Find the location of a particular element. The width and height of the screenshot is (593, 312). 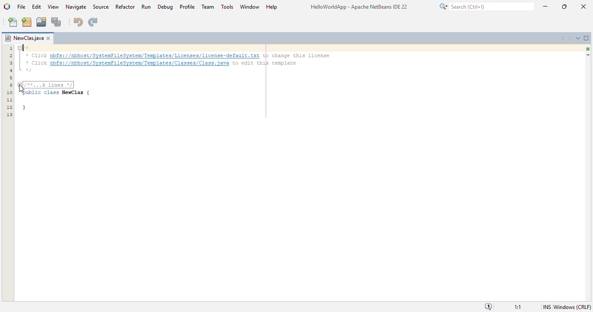

no errors is located at coordinates (588, 49).